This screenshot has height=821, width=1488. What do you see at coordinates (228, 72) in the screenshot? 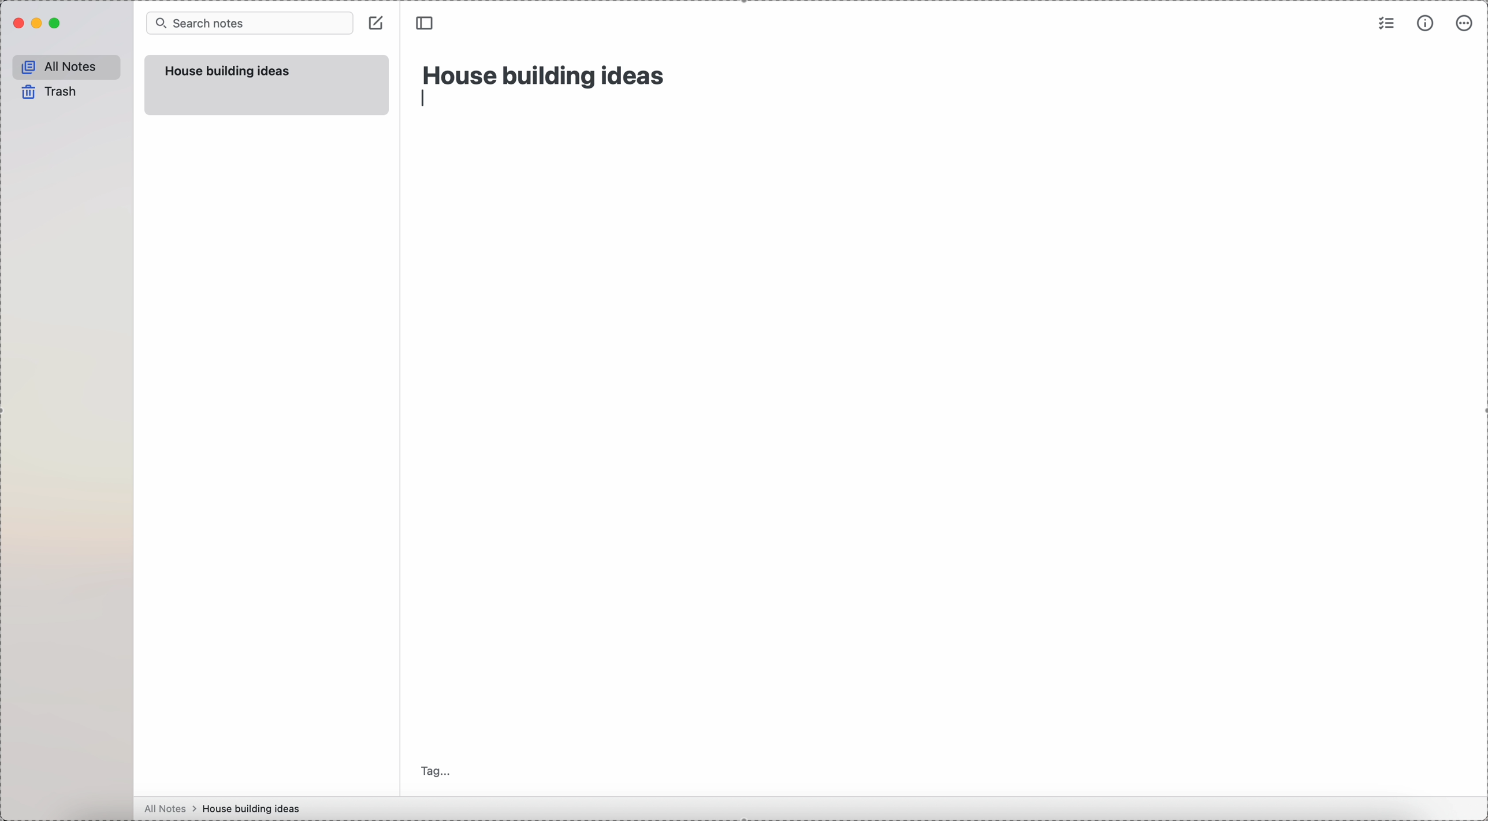
I see `house building ideas` at bounding box center [228, 72].